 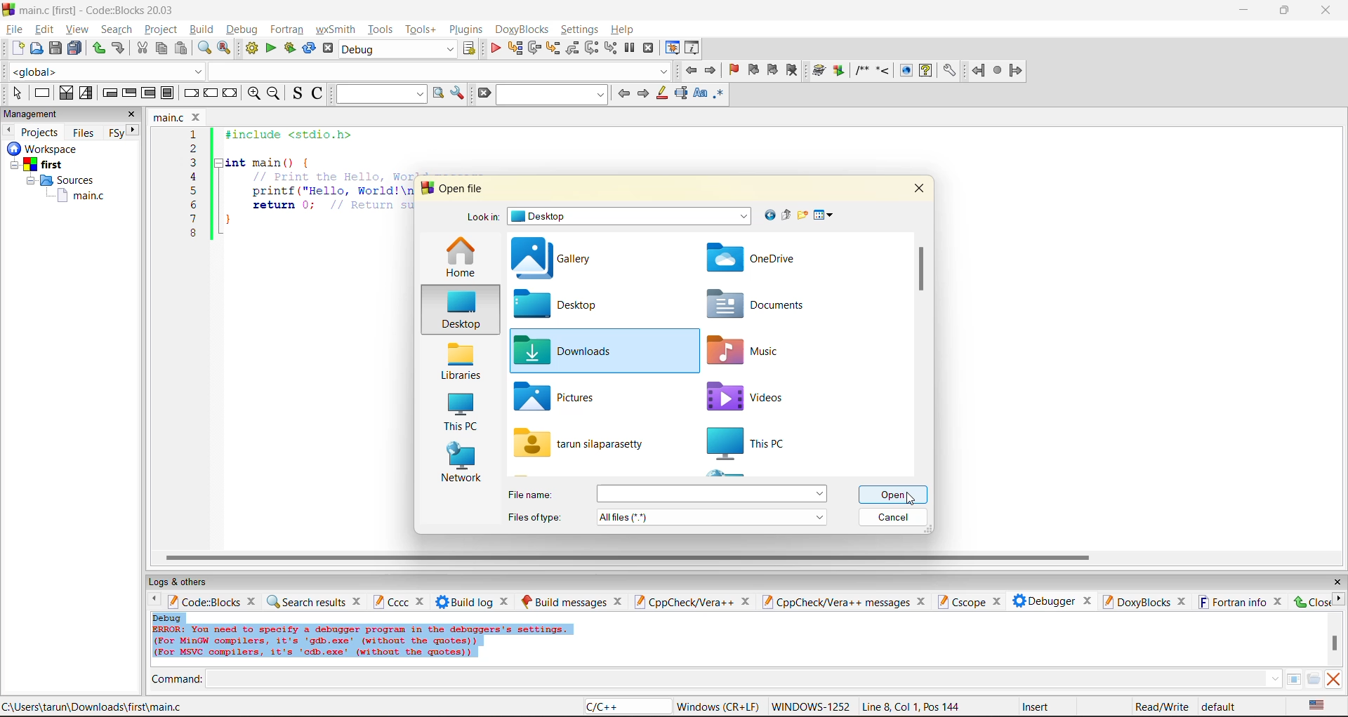 What do you see at coordinates (298, 135) in the screenshot?
I see `#include <stdio.h>` at bounding box center [298, 135].